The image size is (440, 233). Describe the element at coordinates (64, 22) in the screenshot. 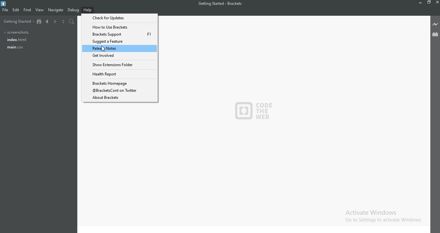

I see `Split the editor vertically or horizontally` at that location.